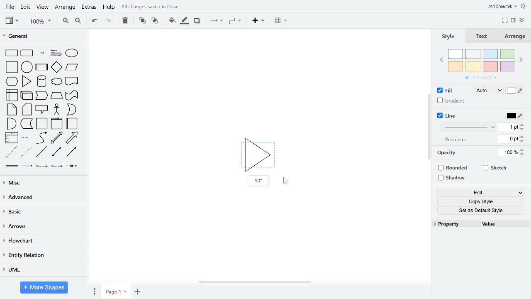 The image size is (531, 299). What do you see at coordinates (44, 287) in the screenshot?
I see `more shapes` at bounding box center [44, 287].